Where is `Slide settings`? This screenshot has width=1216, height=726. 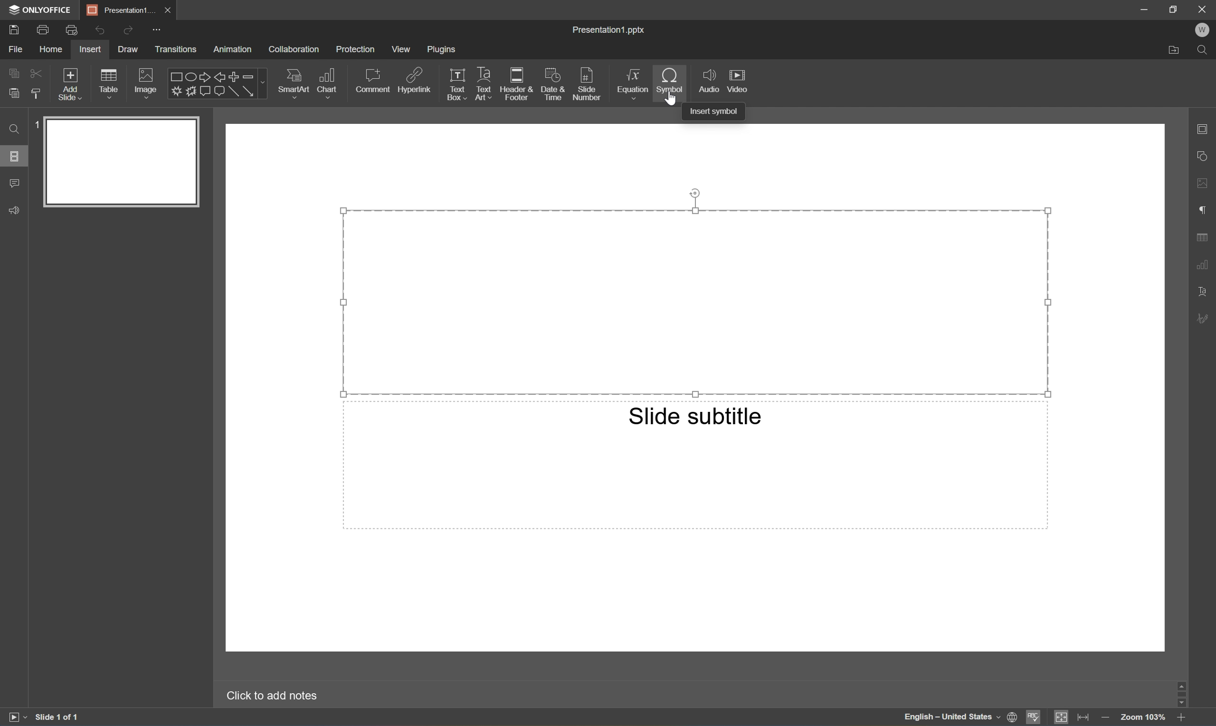
Slide settings is located at coordinates (1202, 129).